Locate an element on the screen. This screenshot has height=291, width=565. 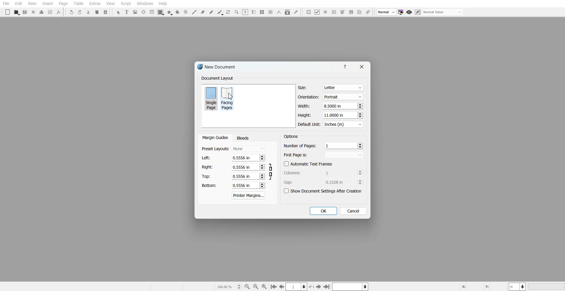
Measurement in Inches is located at coordinates (518, 286).